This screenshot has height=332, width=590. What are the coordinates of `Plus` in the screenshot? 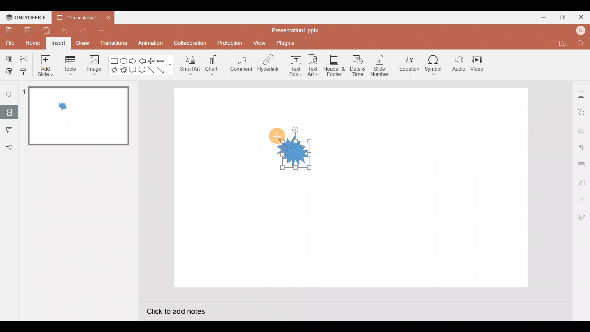 It's located at (151, 61).